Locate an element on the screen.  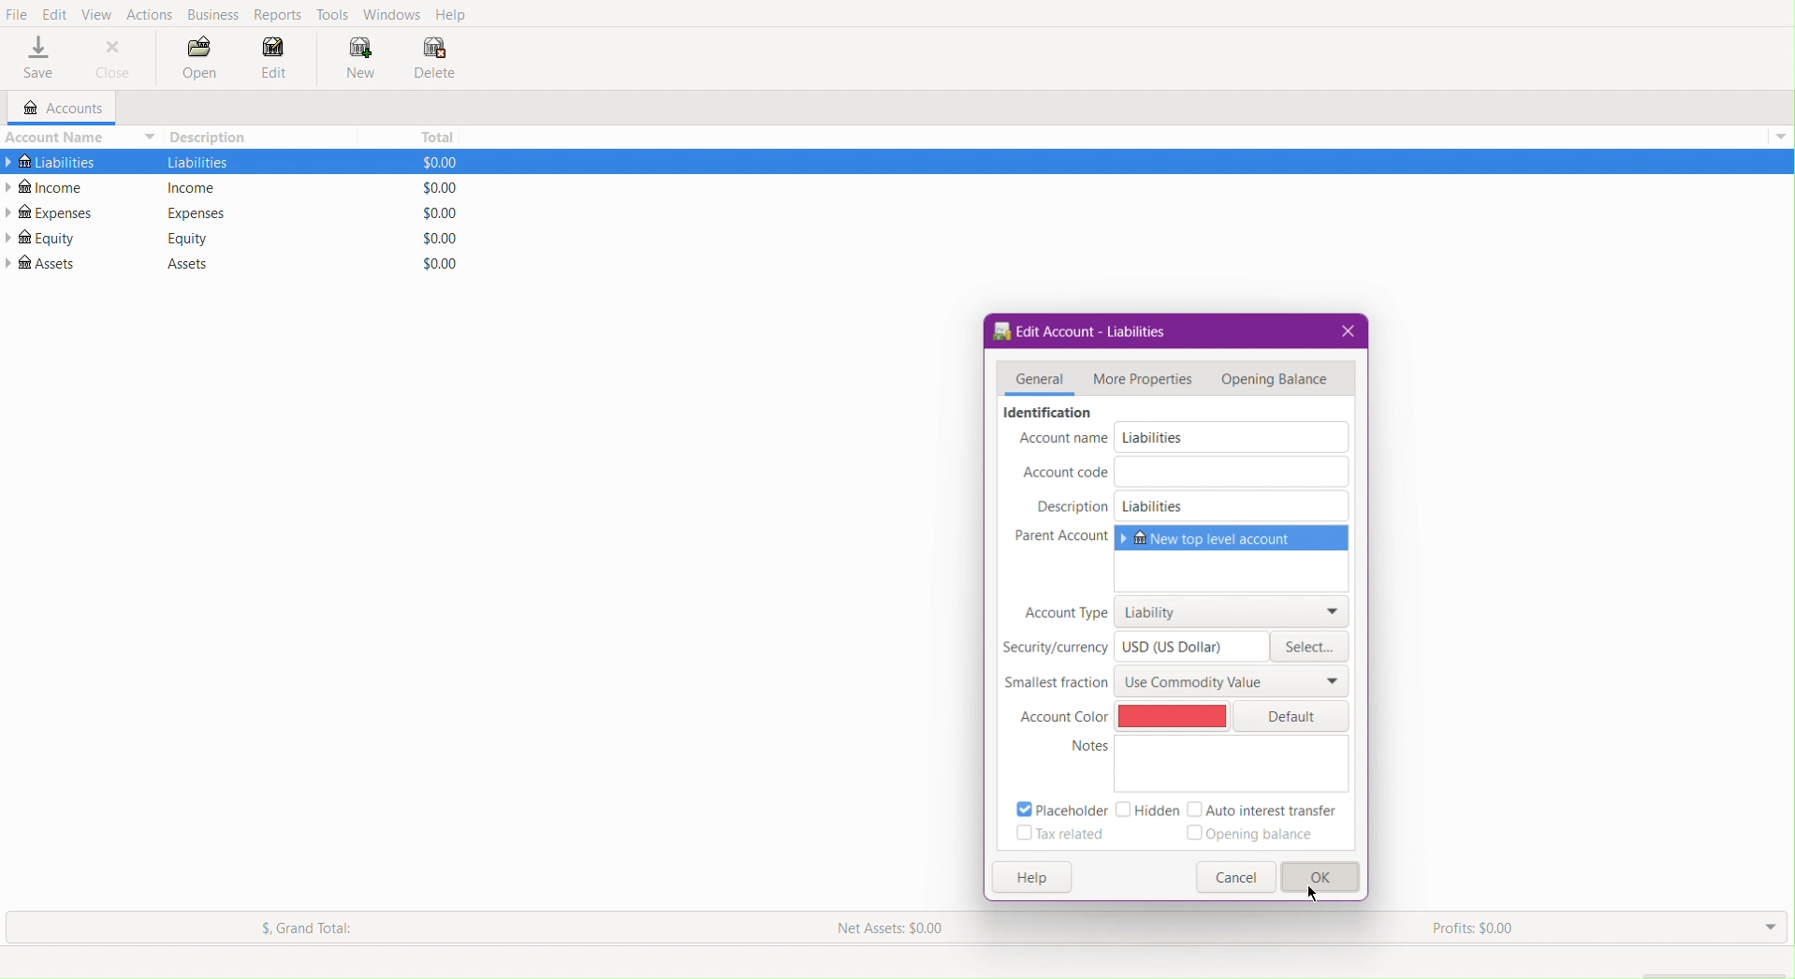
Accounts is located at coordinates (54, 109).